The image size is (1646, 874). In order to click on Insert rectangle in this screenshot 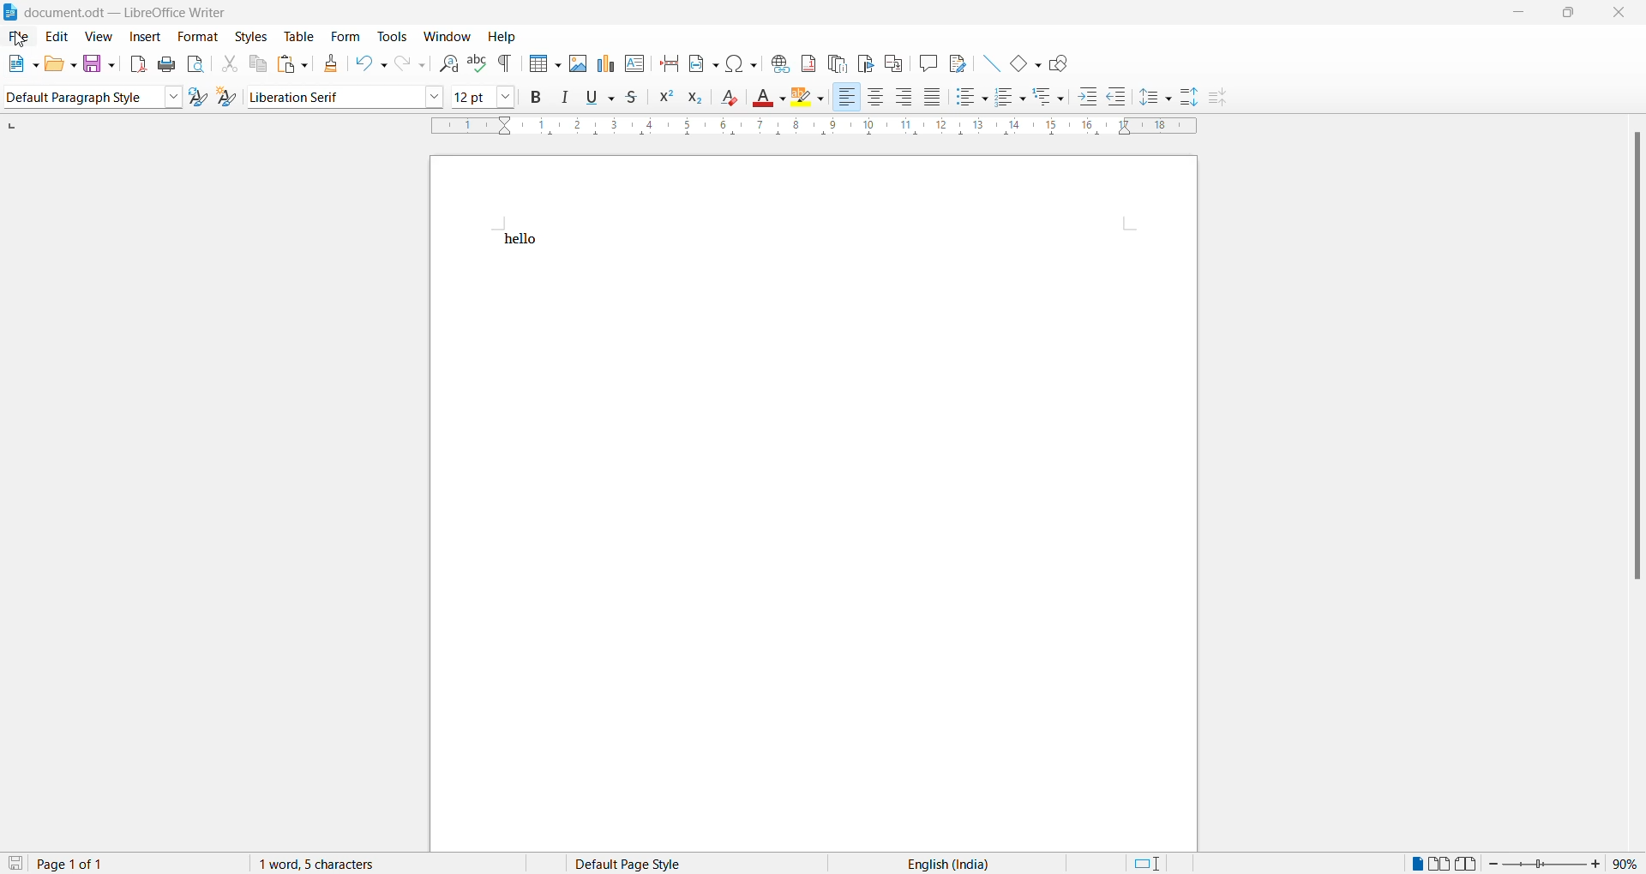, I will do `click(1025, 65)`.